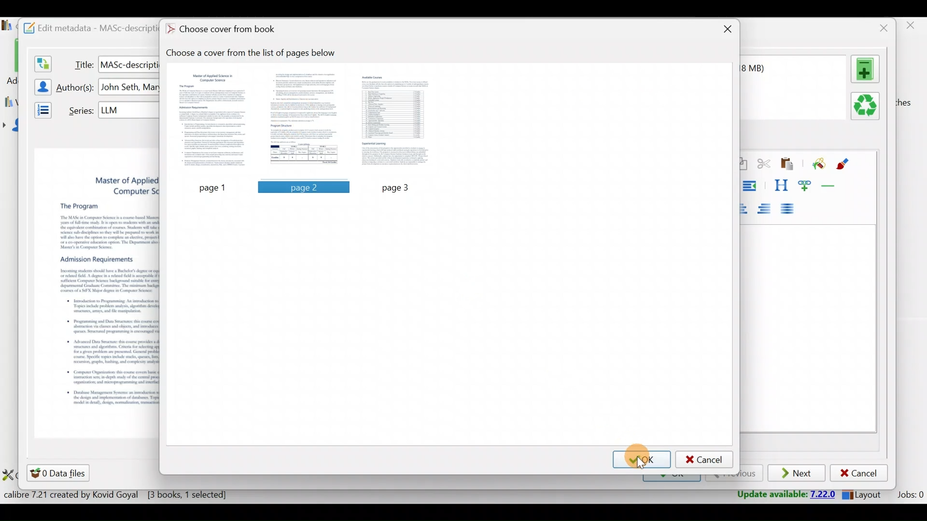  Describe the element at coordinates (642, 461) in the screenshot. I see `Cursor` at that location.